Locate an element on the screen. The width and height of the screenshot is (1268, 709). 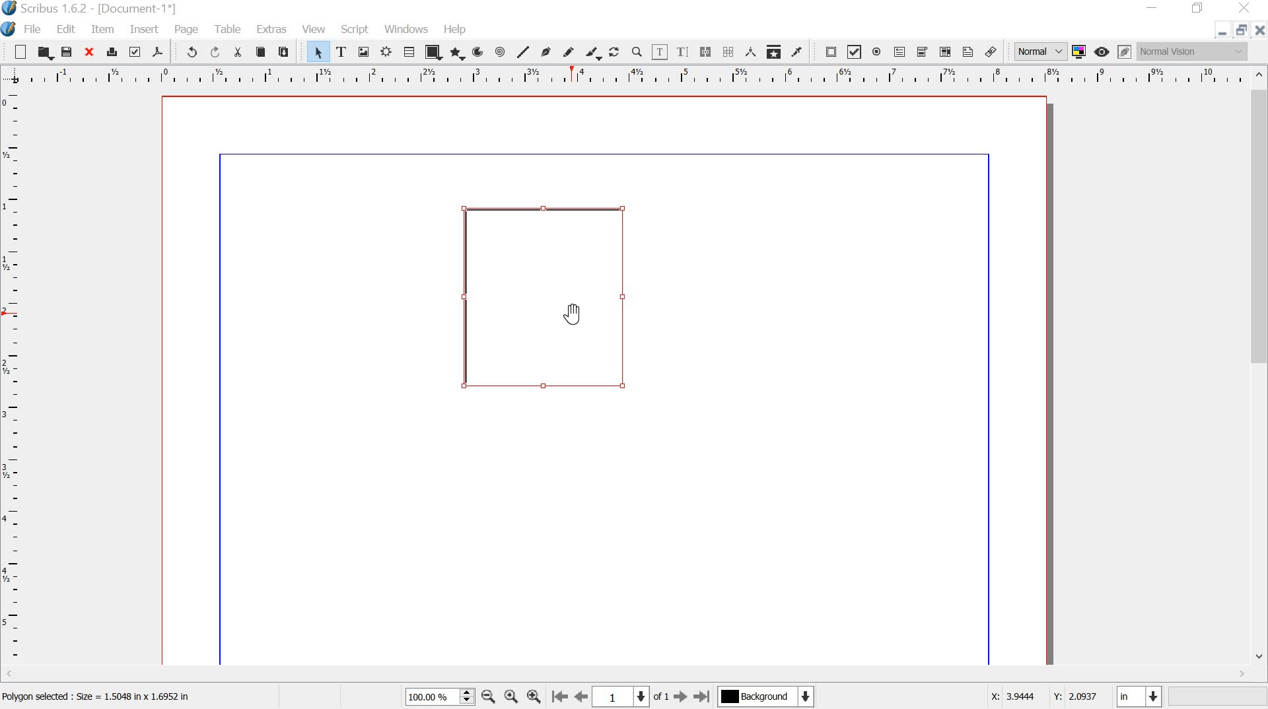
1 is located at coordinates (621, 696).